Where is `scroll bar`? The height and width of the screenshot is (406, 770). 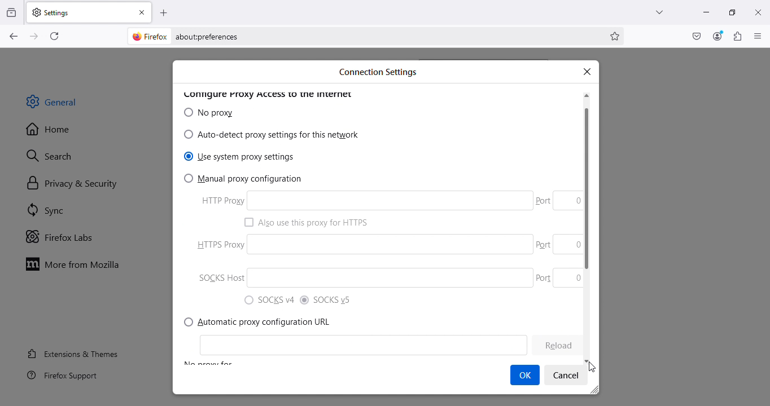 scroll bar is located at coordinates (593, 194).